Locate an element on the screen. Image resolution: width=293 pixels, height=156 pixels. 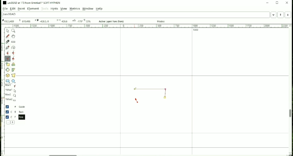
Guide is located at coordinates (16, 107).